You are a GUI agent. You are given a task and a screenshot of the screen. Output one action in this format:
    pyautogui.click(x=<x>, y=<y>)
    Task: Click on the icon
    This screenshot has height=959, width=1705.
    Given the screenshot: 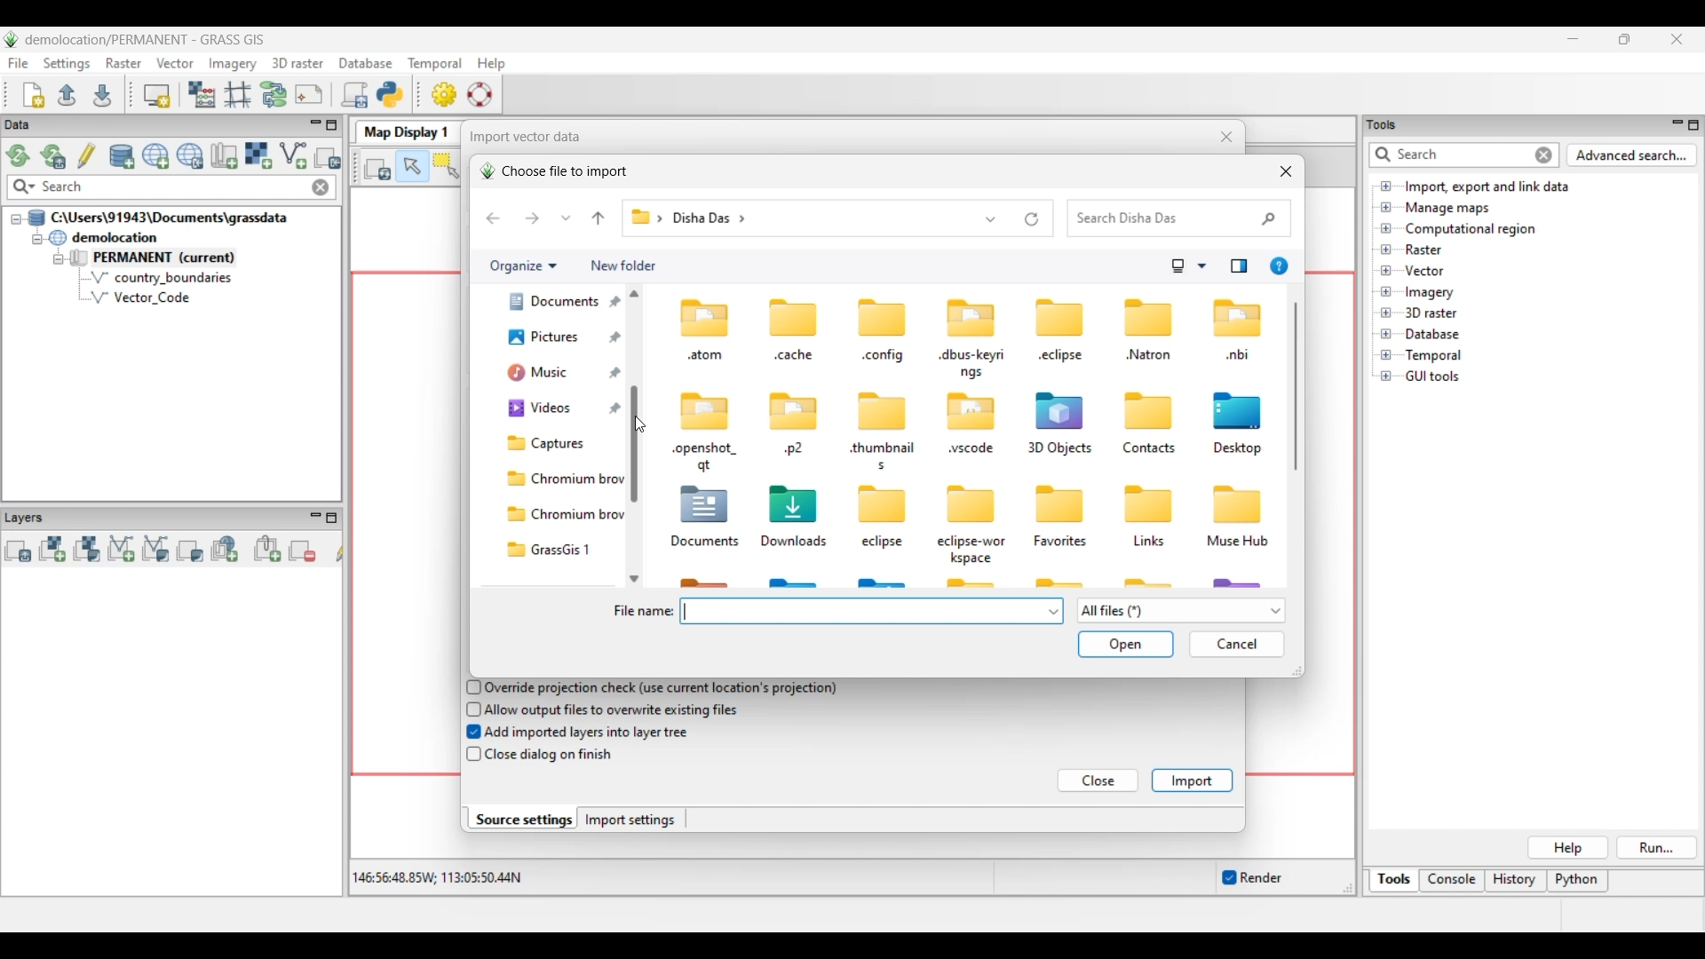 What is the action you would take?
    pyautogui.click(x=796, y=502)
    